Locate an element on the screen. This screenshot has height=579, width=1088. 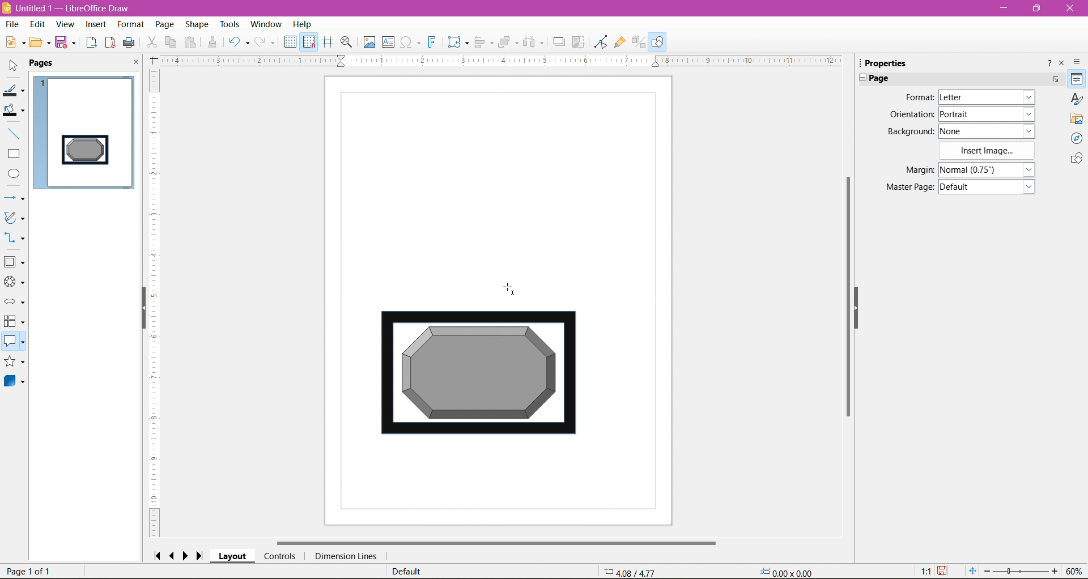
More Options is located at coordinates (1055, 79).